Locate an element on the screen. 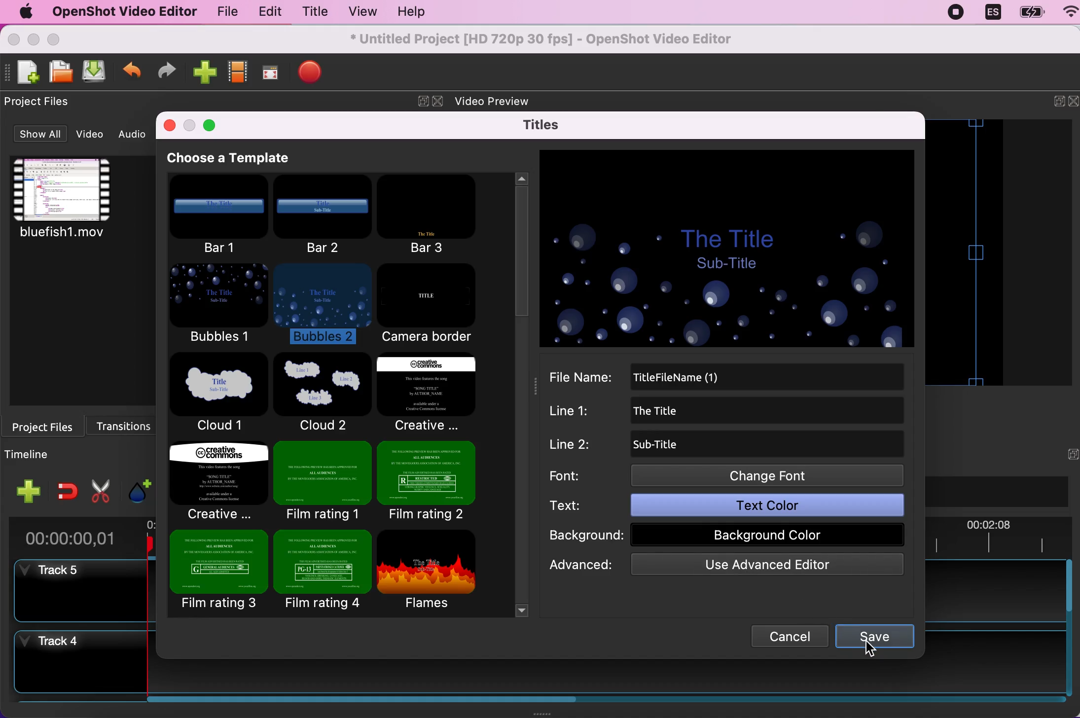  expand/hide is located at coordinates (1052, 103).